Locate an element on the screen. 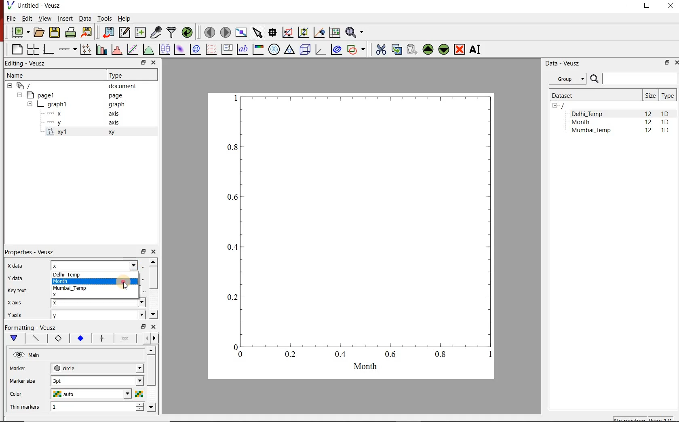 Image resolution: width=679 pixels, height=422 pixels. Editing - Veusz is located at coordinates (30, 63).